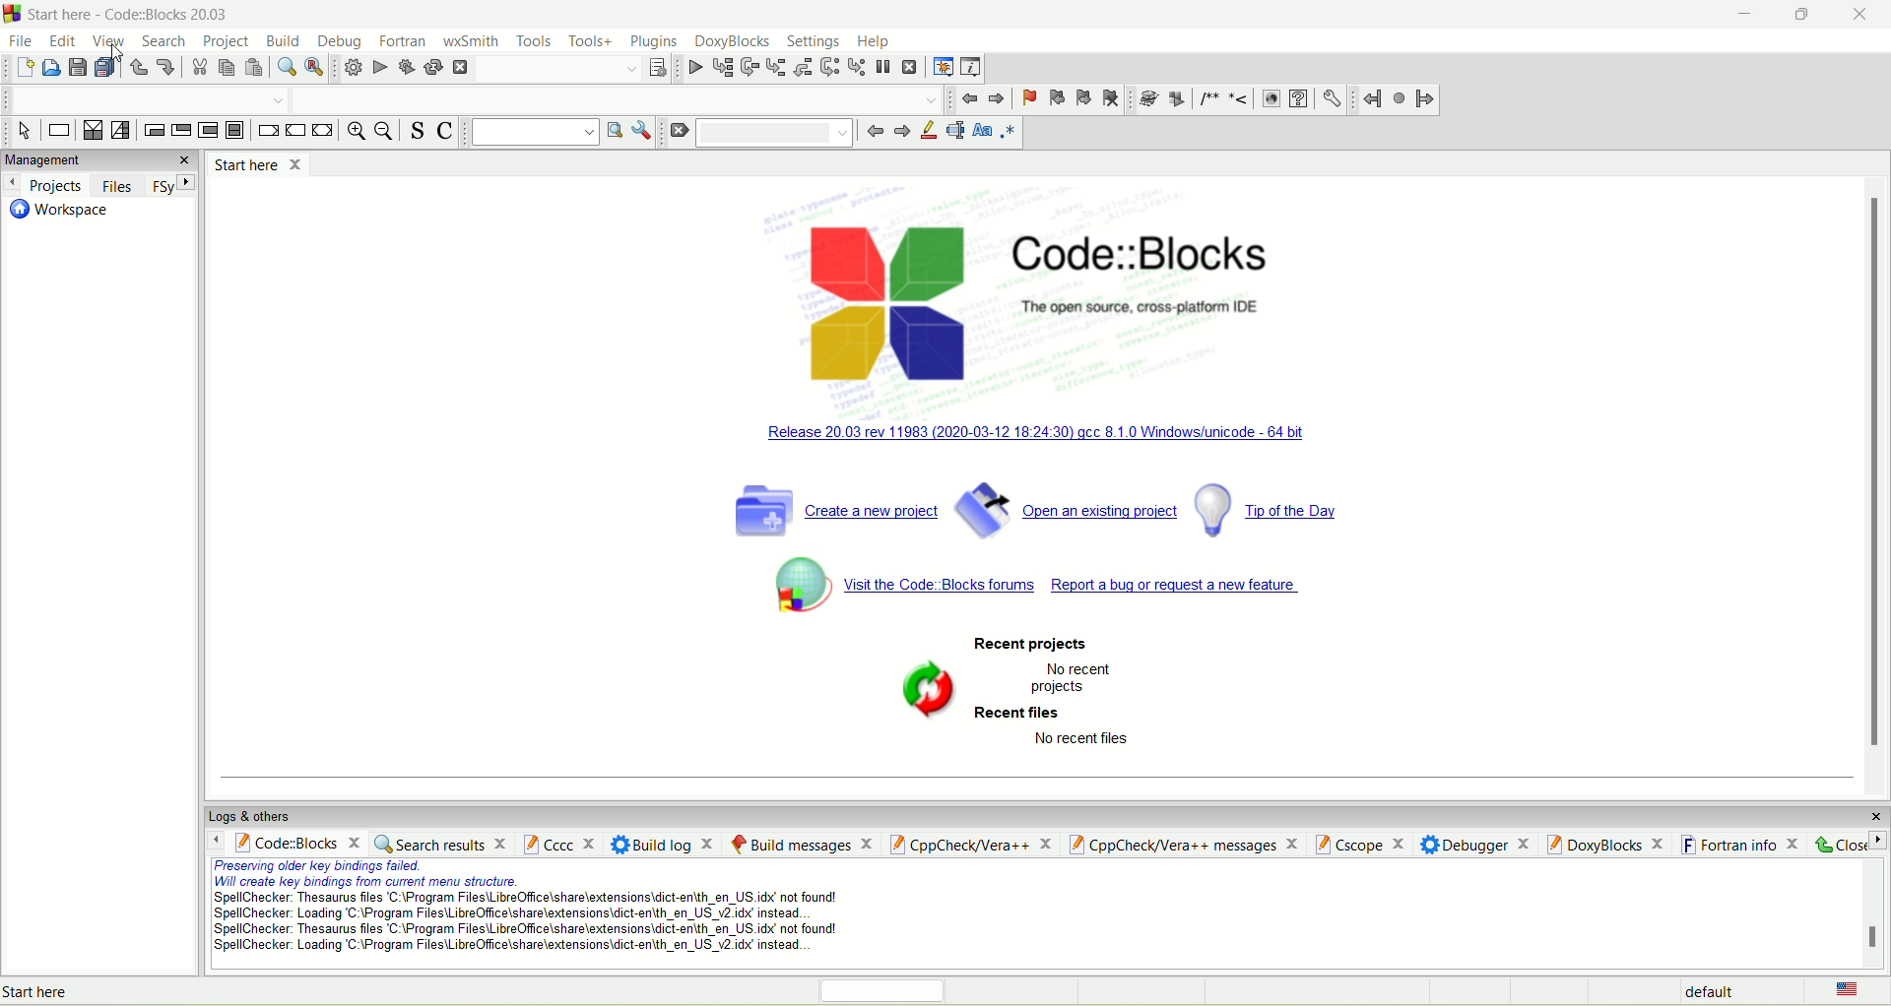  What do you see at coordinates (720, 67) in the screenshot?
I see `run to cursor` at bounding box center [720, 67].